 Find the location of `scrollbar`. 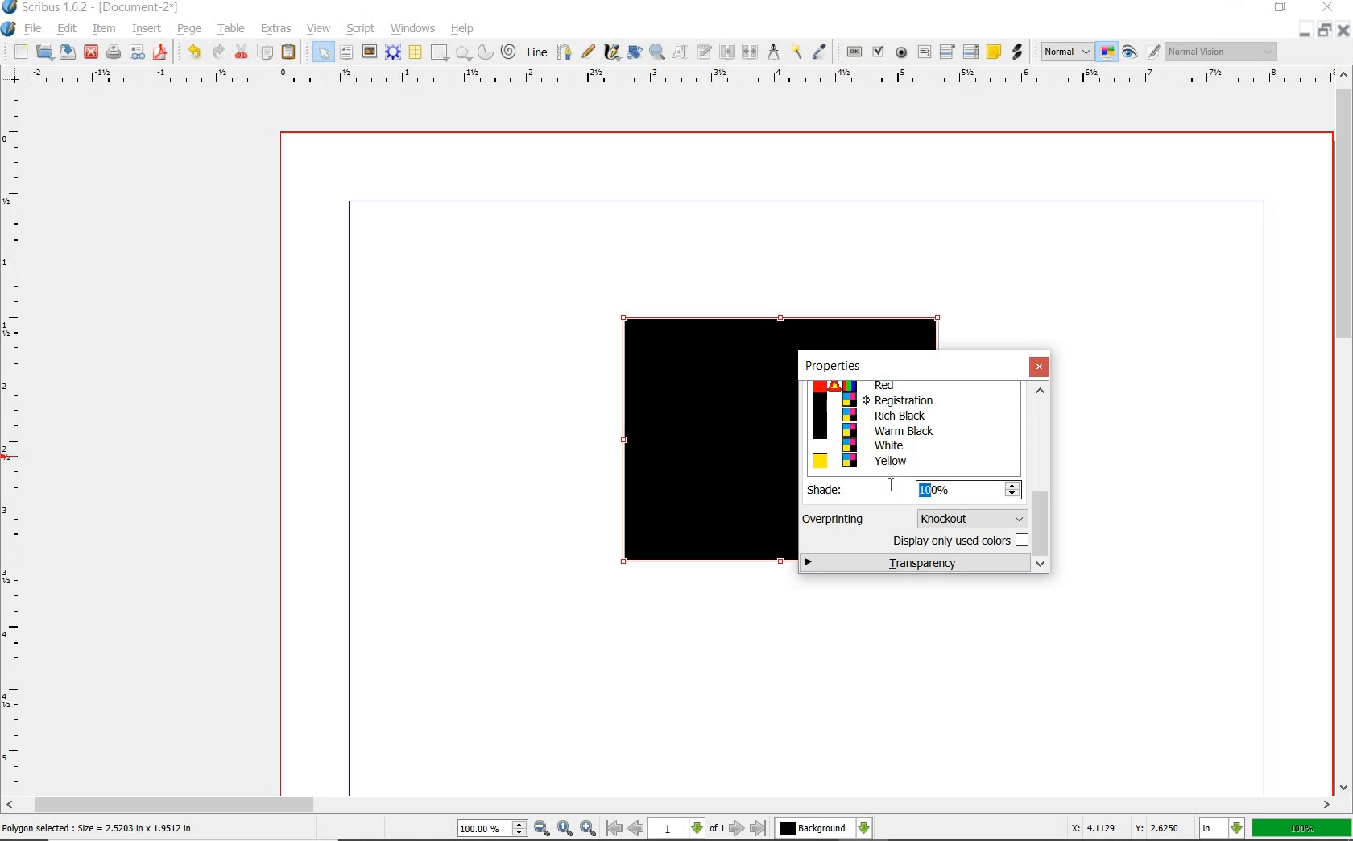

scrollbar is located at coordinates (1343, 431).